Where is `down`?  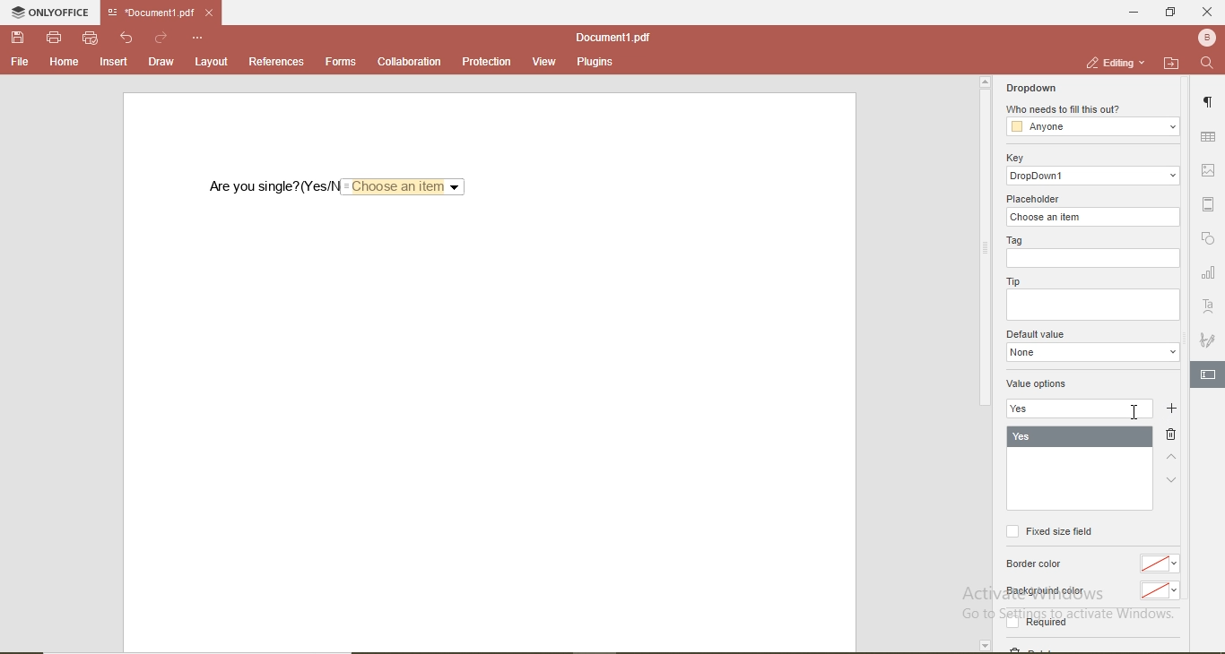 down is located at coordinates (1169, 485).